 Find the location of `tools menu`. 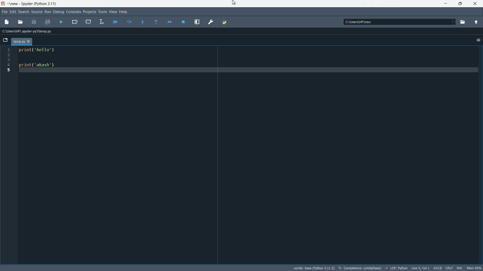

tools menu is located at coordinates (102, 12).